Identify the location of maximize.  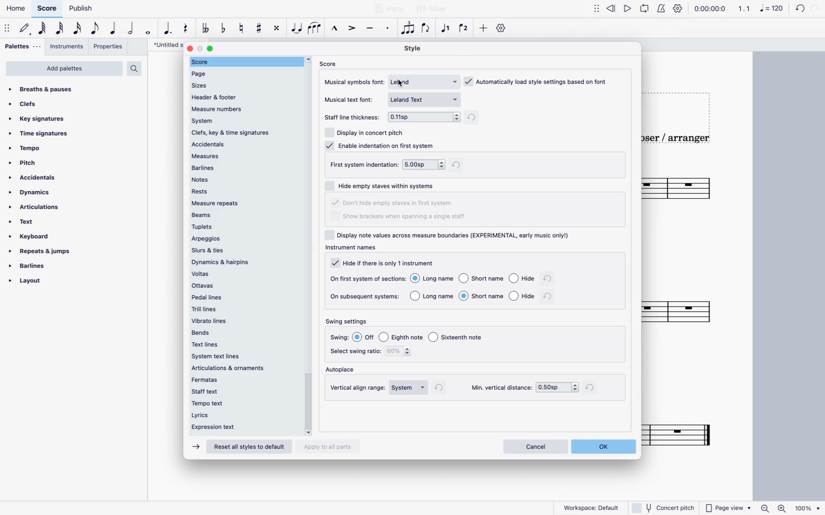
(210, 49).